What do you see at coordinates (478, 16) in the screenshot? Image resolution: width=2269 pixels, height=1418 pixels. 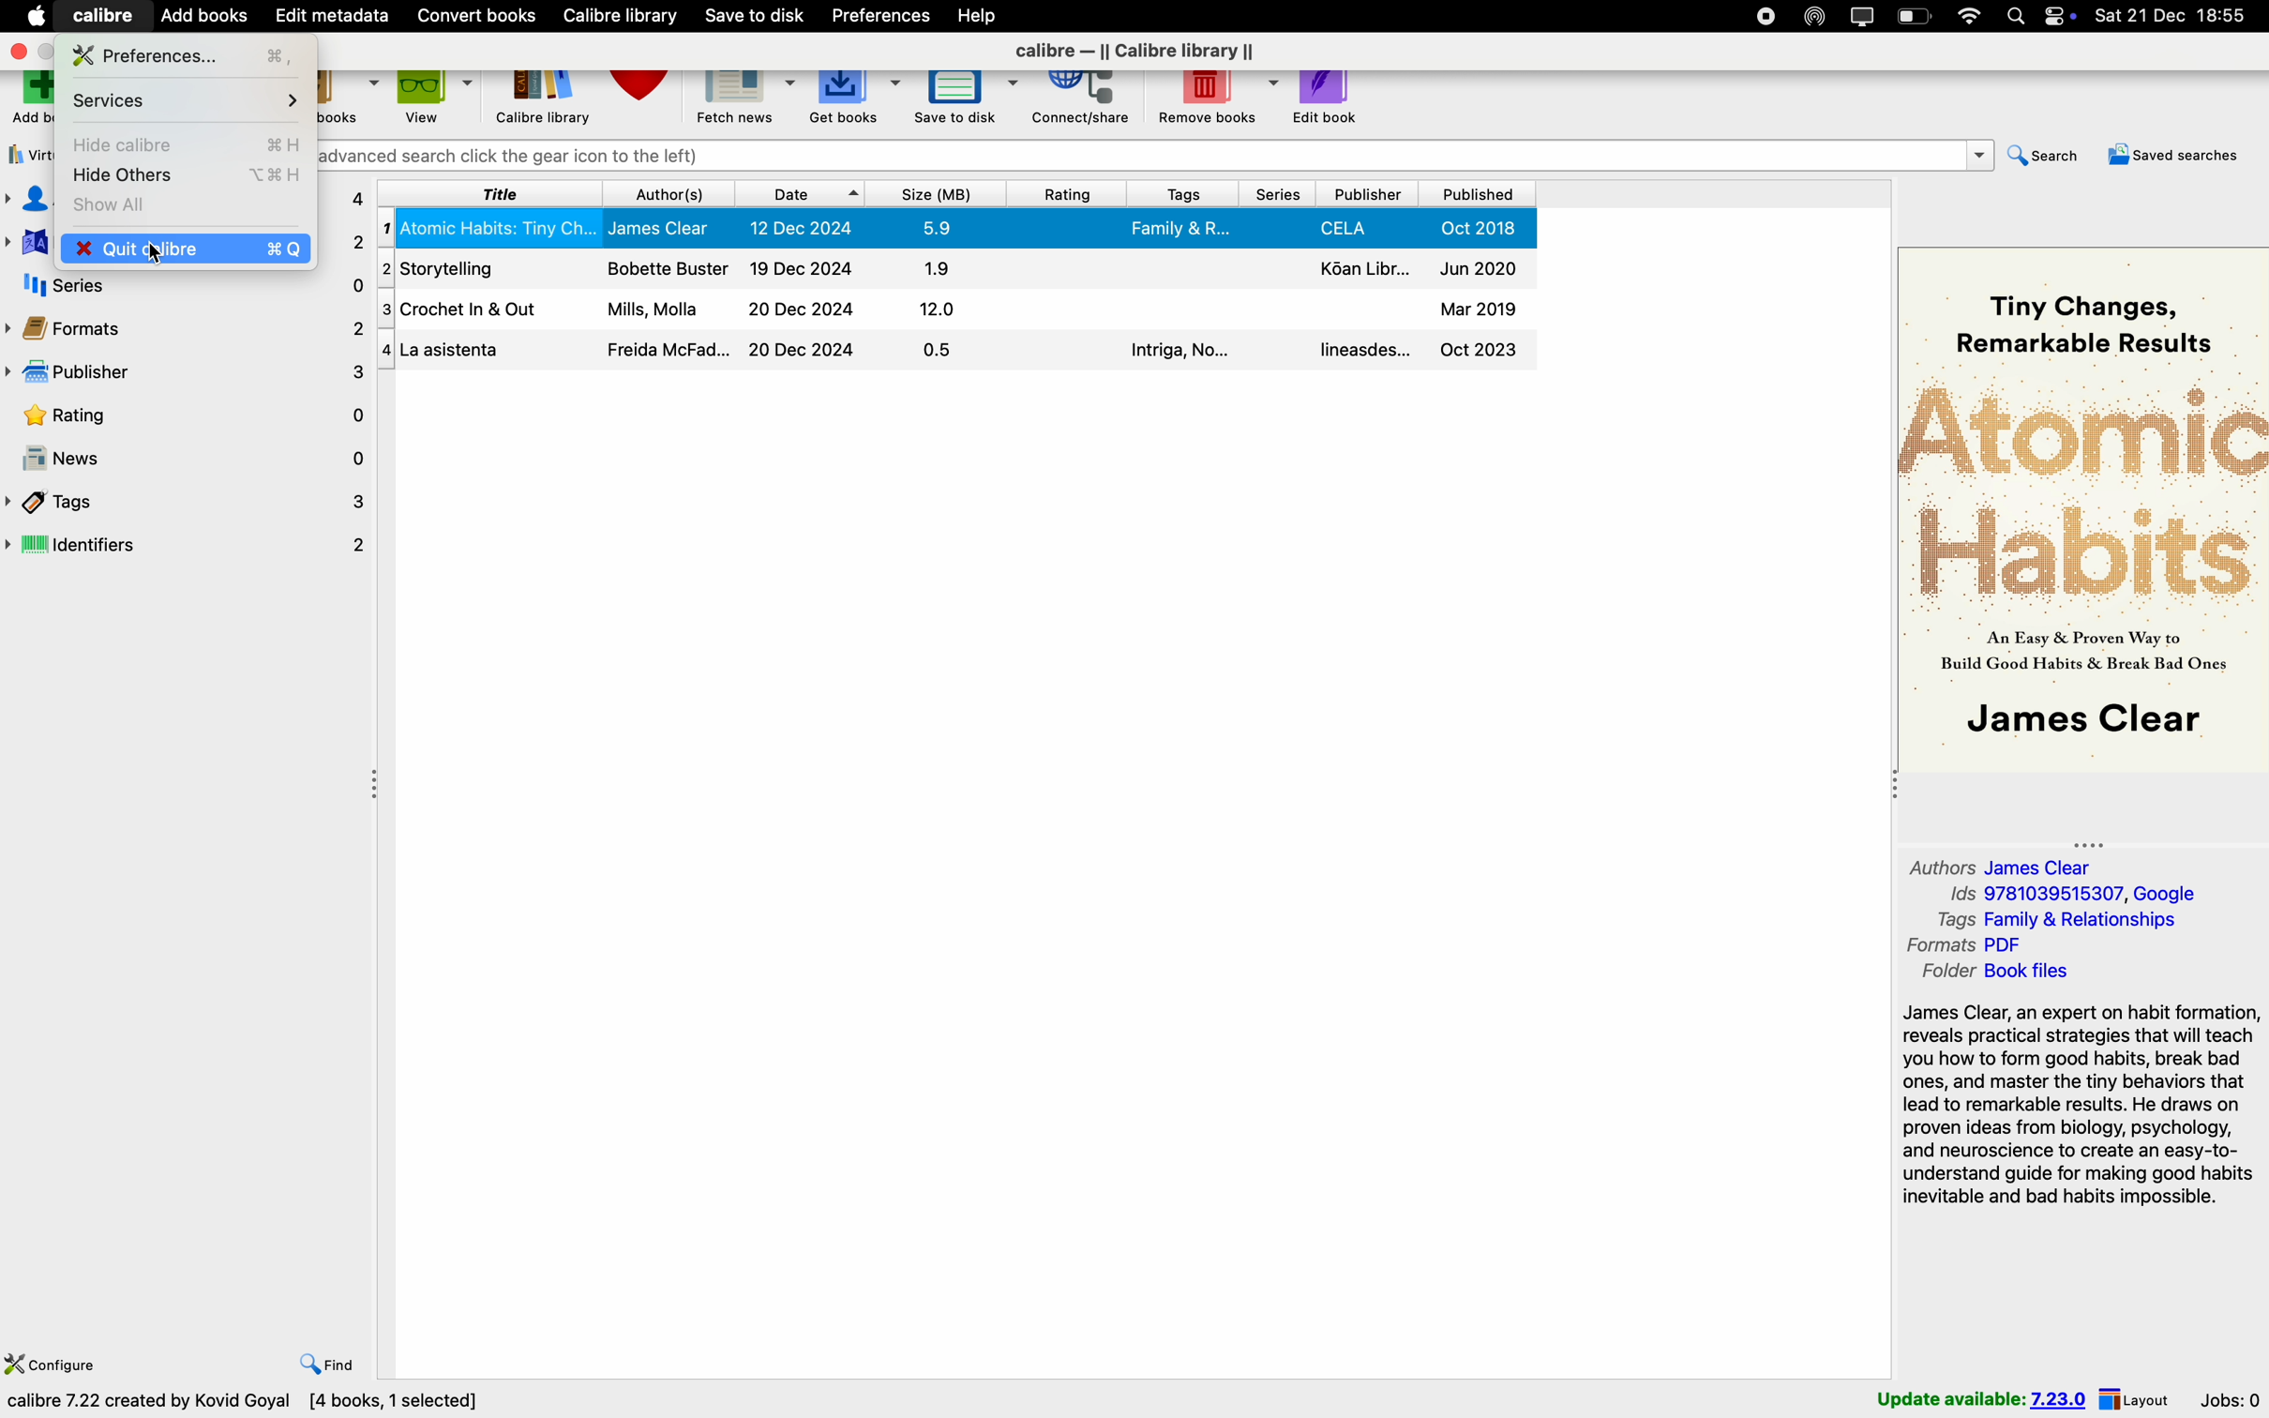 I see `convert books` at bounding box center [478, 16].